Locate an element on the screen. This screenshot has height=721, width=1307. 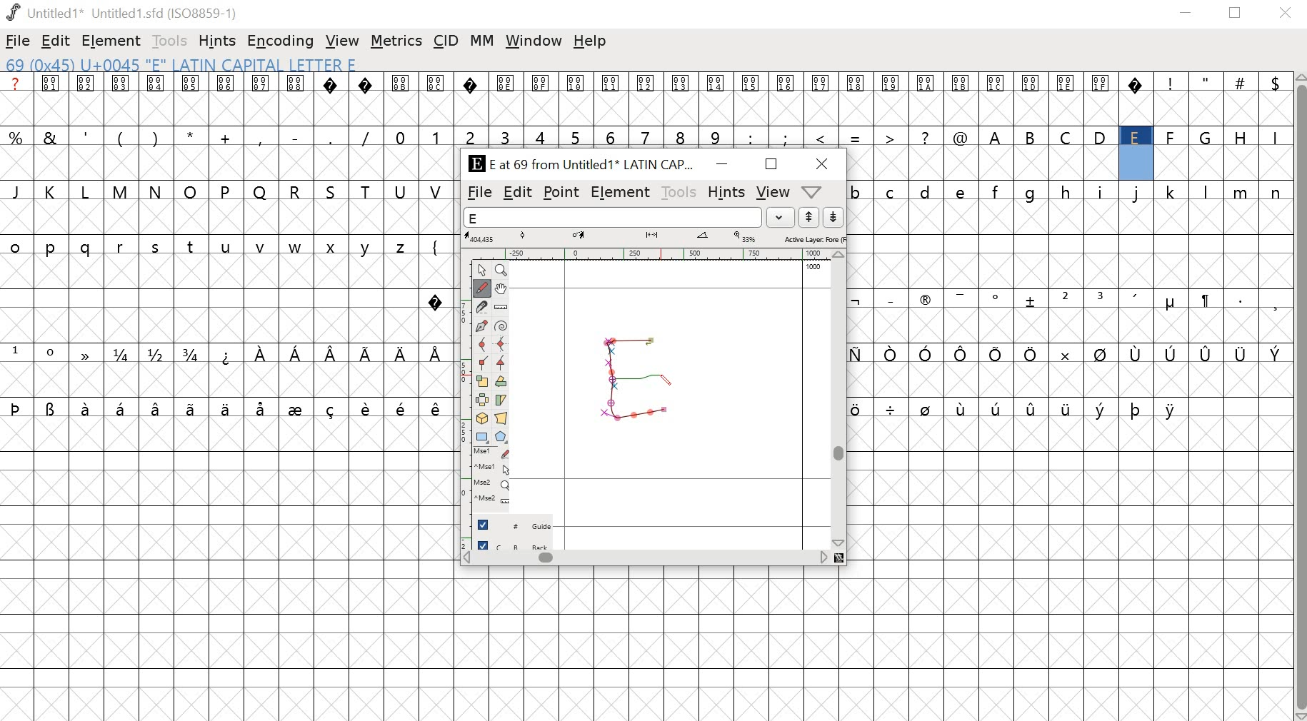
view is located at coordinates (771, 193).